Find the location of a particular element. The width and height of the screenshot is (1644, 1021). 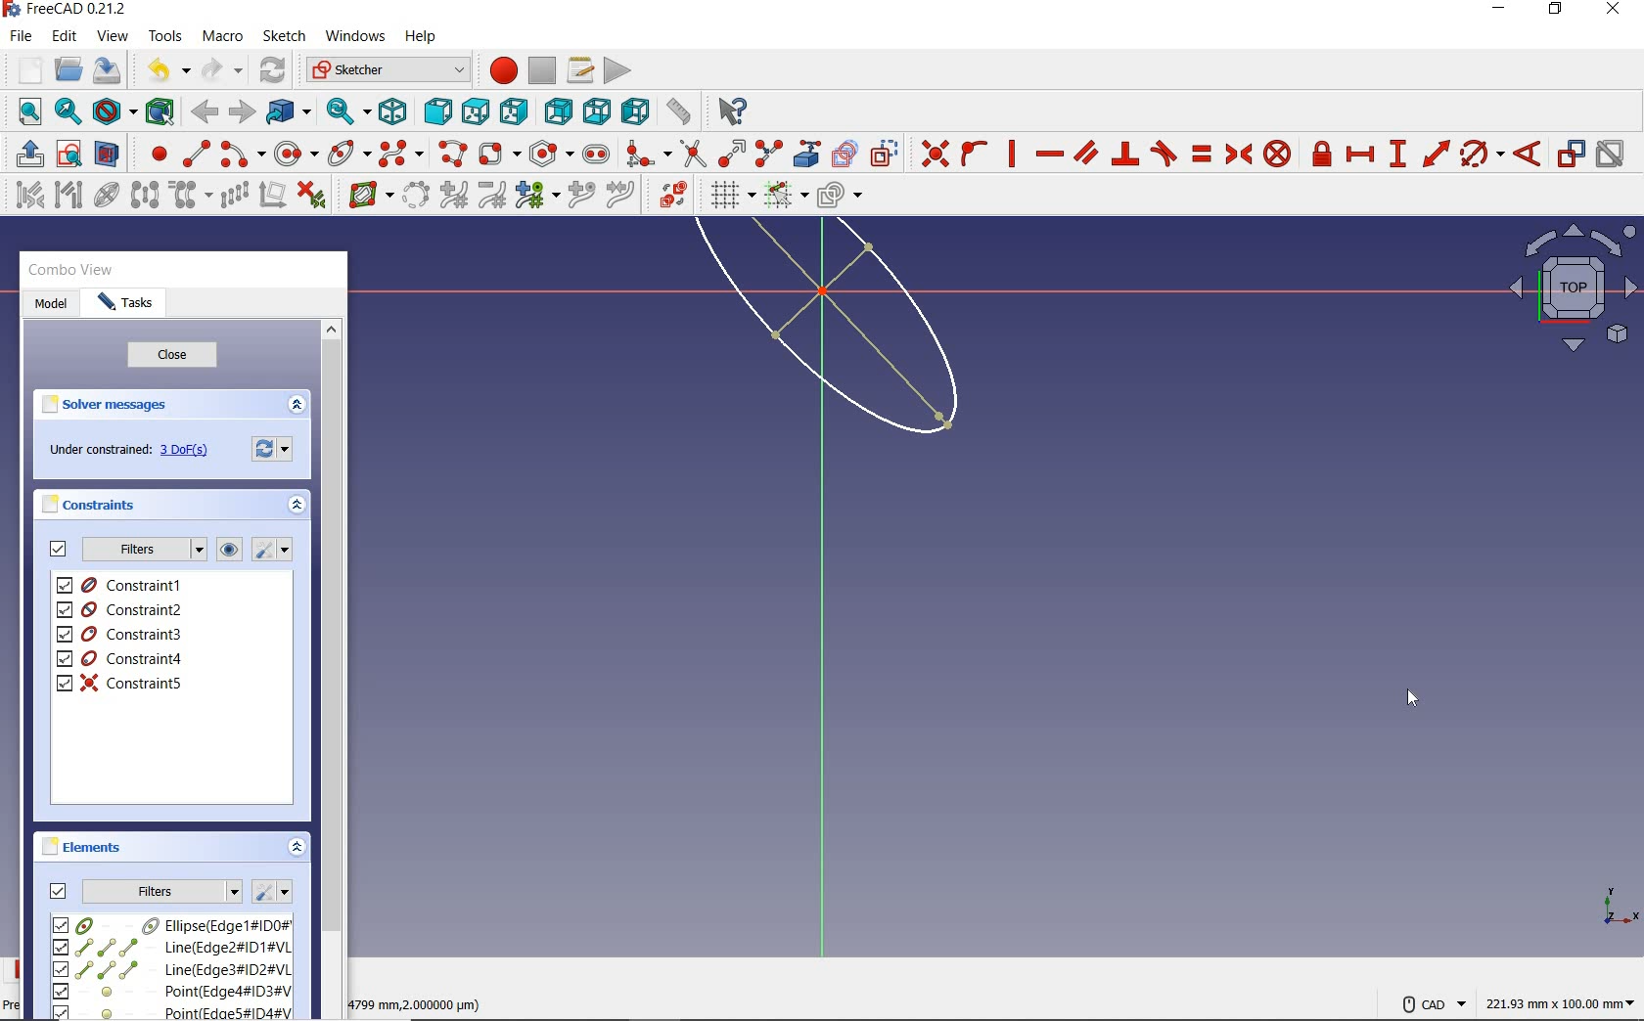

macros is located at coordinates (578, 68).